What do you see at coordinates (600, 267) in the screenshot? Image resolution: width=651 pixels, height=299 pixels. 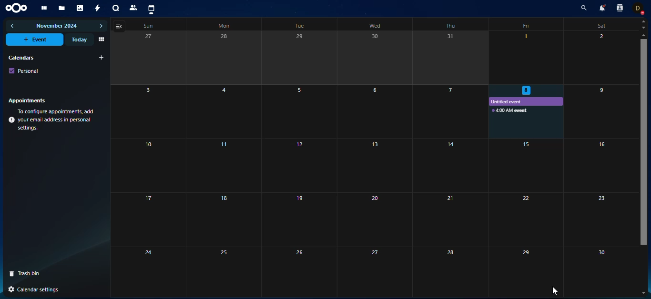 I see `30` at bounding box center [600, 267].